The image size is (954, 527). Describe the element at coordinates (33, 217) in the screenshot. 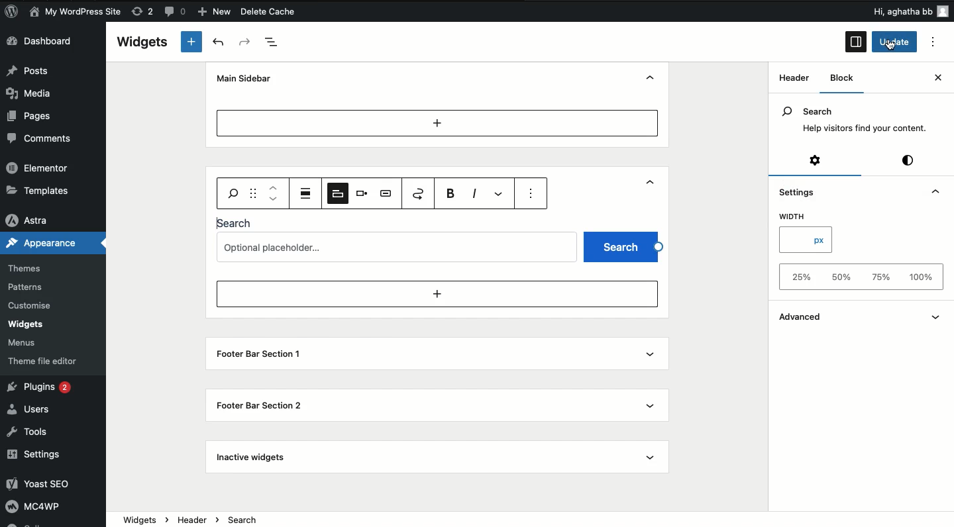

I see `Astra` at that location.